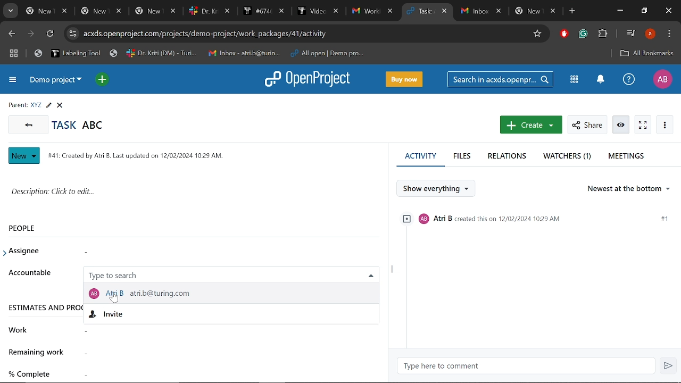  Describe the element at coordinates (535, 277) in the screenshot. I see `Activity` at that location.